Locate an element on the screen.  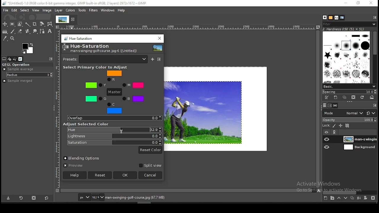
restore is located at coordinates (359, 4).